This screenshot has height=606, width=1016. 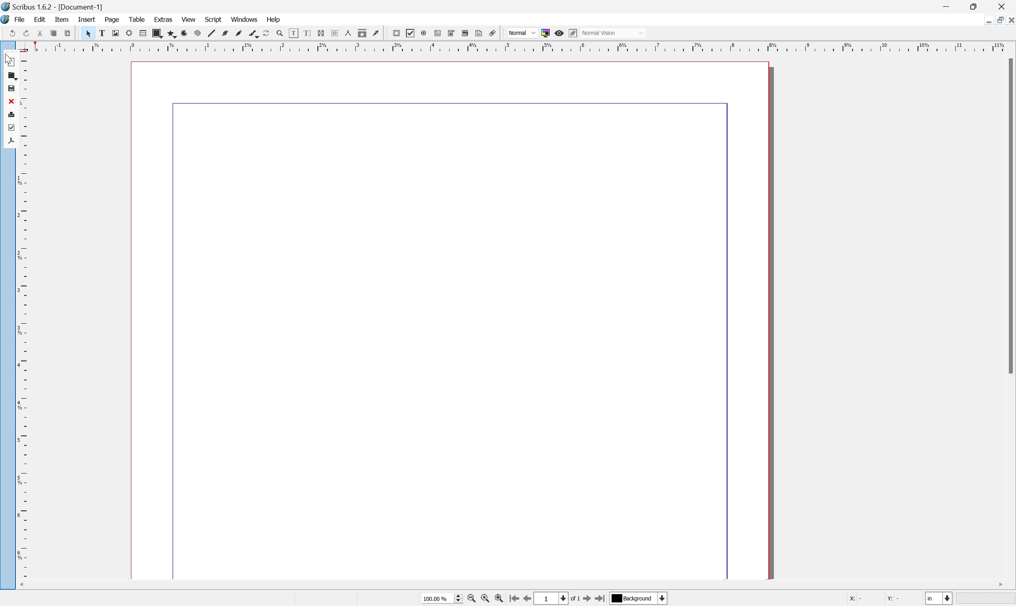 I want to click on save as pdf, so click(x=105, y=33).